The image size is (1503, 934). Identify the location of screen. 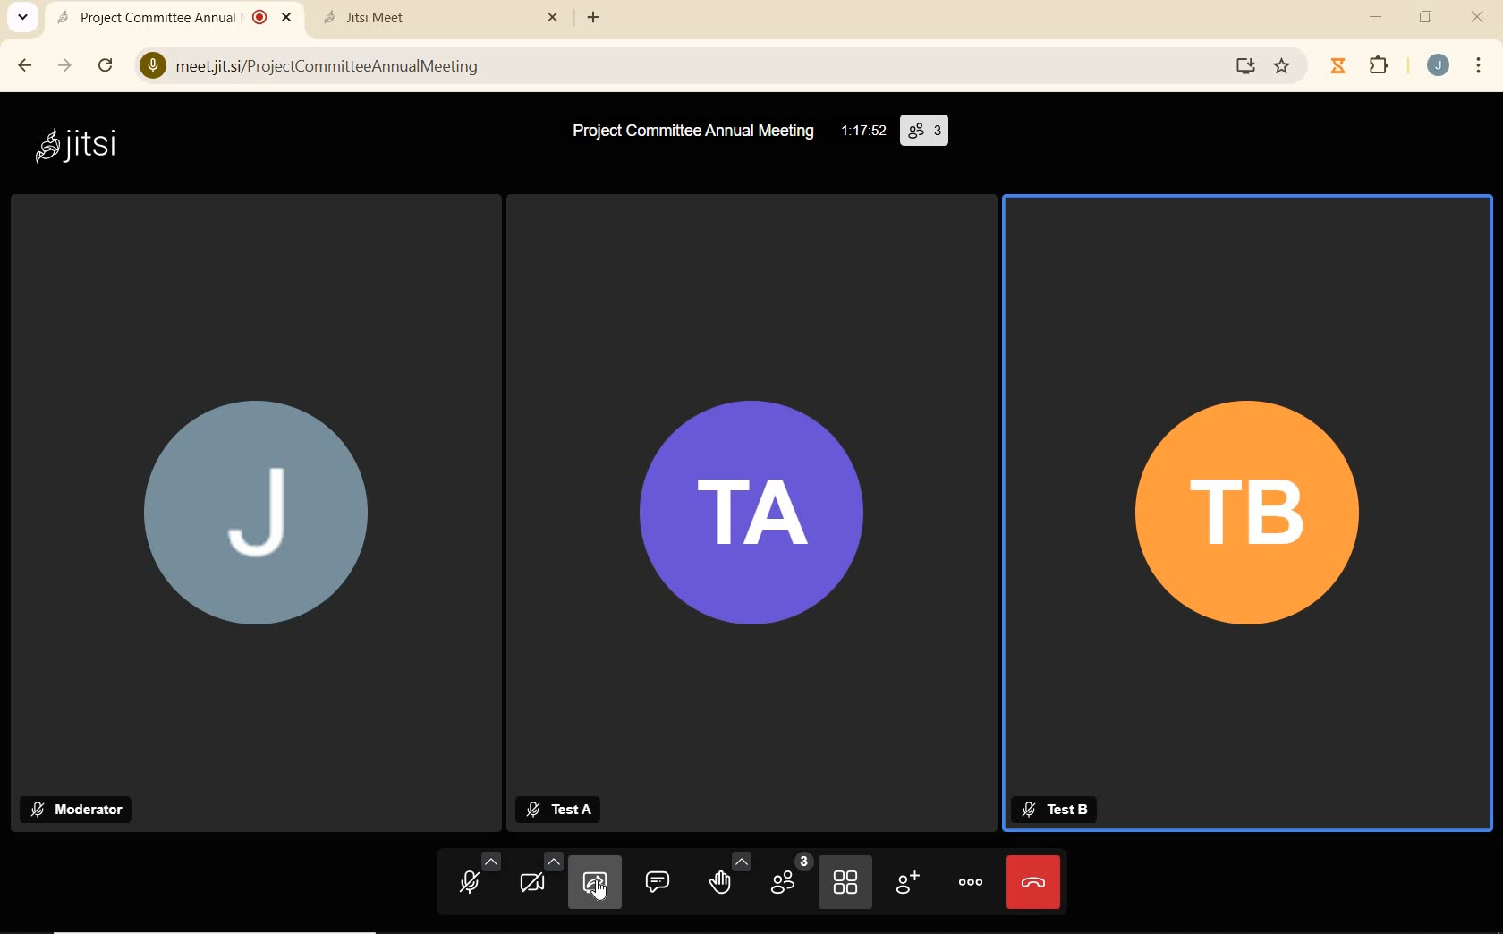
(1242, 65).